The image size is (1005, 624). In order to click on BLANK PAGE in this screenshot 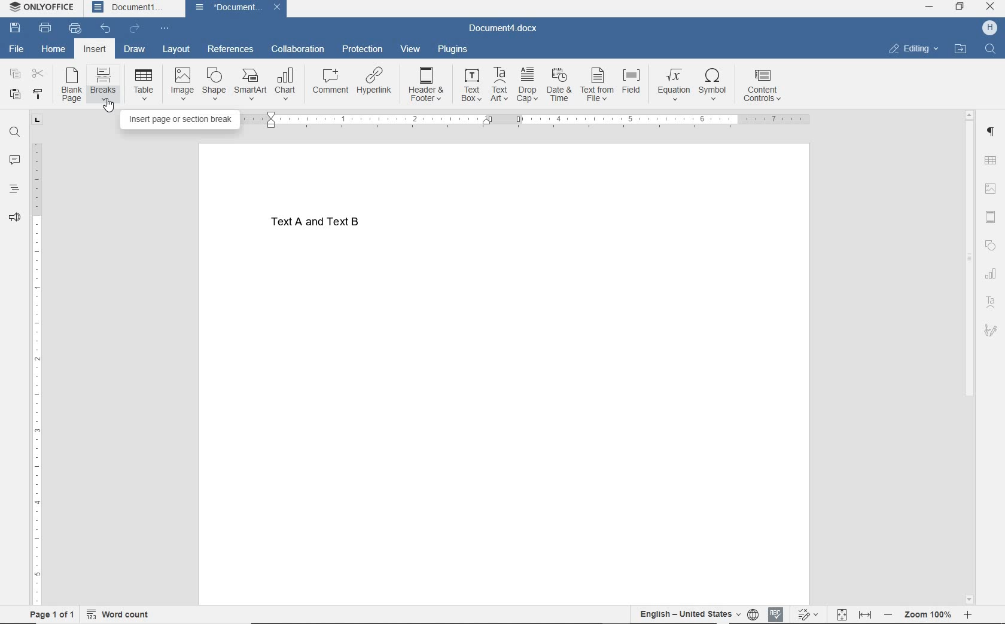, I will do `click(73, 85)`.